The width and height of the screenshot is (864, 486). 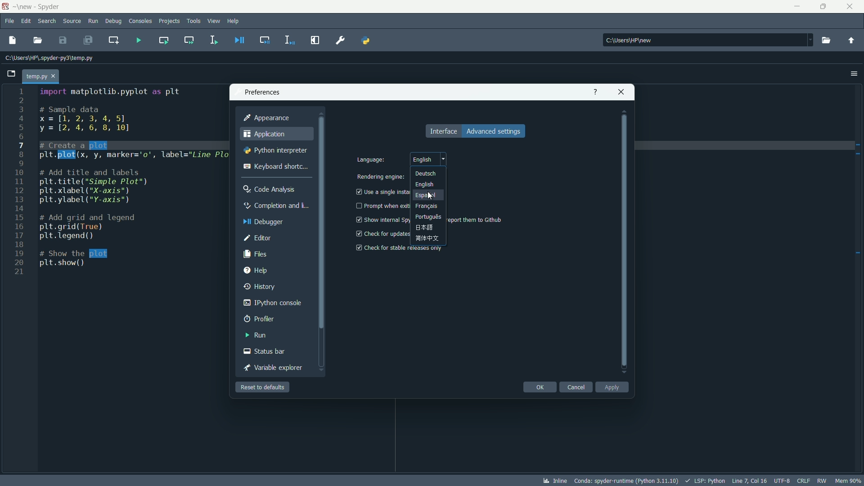 What do you see at coordinates (93, 21) in the screenshot?
I see `run` at bounding box center [93, 21].